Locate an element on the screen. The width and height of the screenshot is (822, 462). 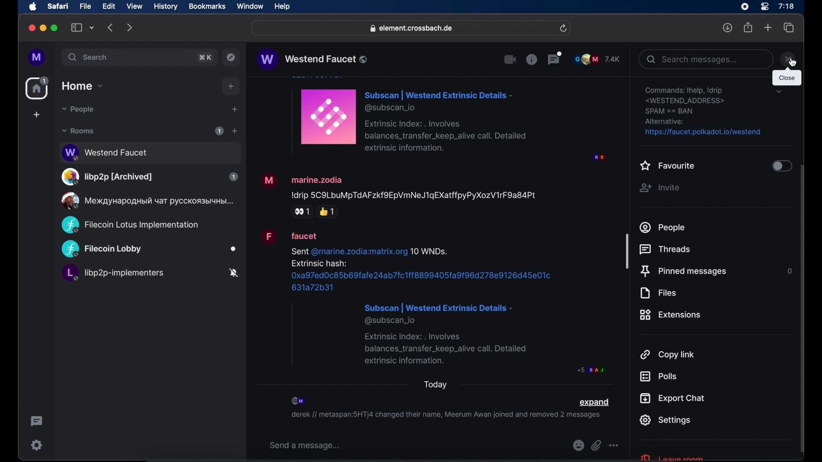
control center is located at coordinates (764, 7).